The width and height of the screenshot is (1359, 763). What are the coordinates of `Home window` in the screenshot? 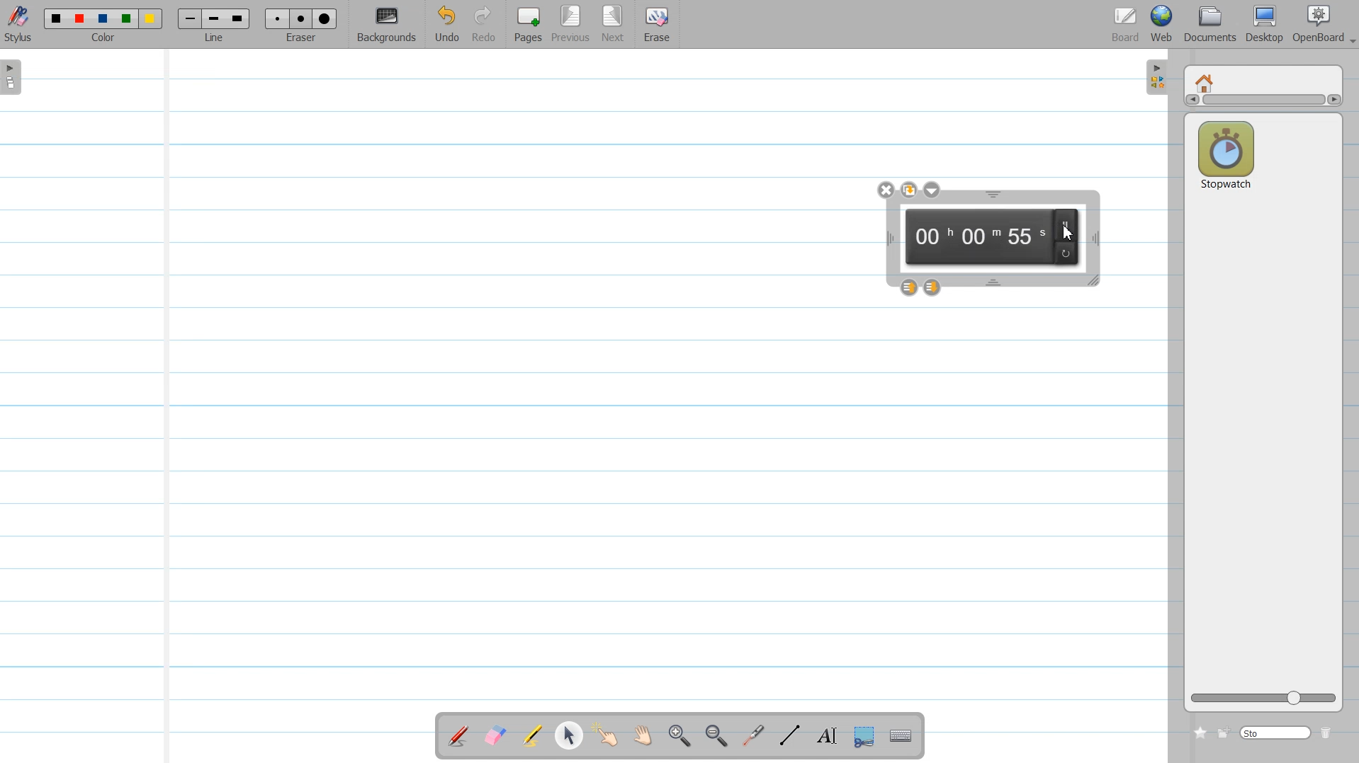 It's located at (1206, 81).